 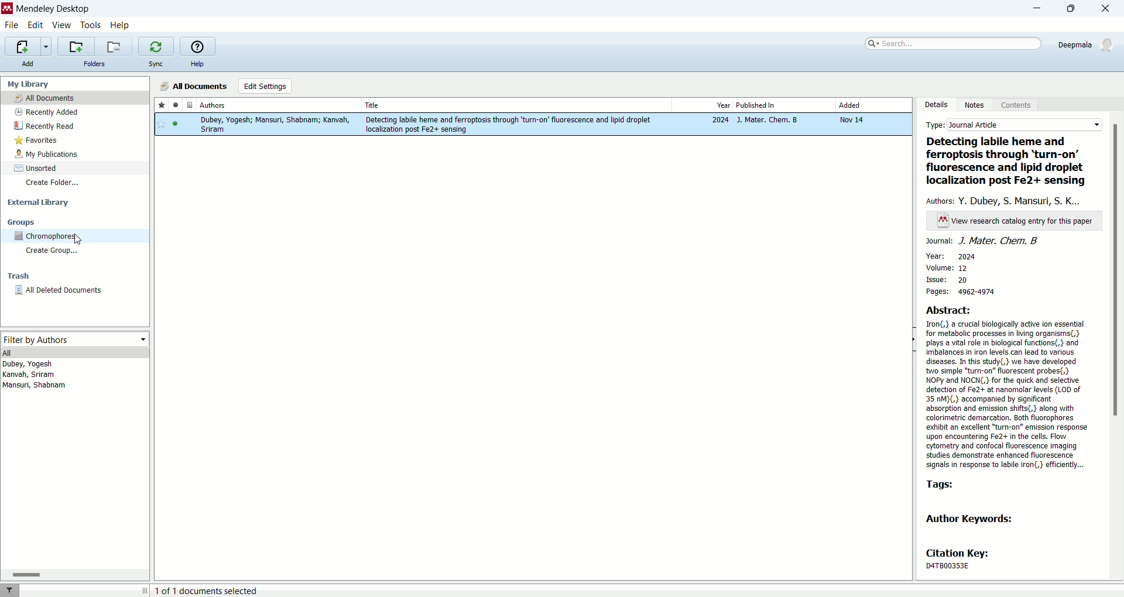 What do you see at coordinates (940, 485) in the screenshot?
I see `tags` at bounding box center [940, 485].